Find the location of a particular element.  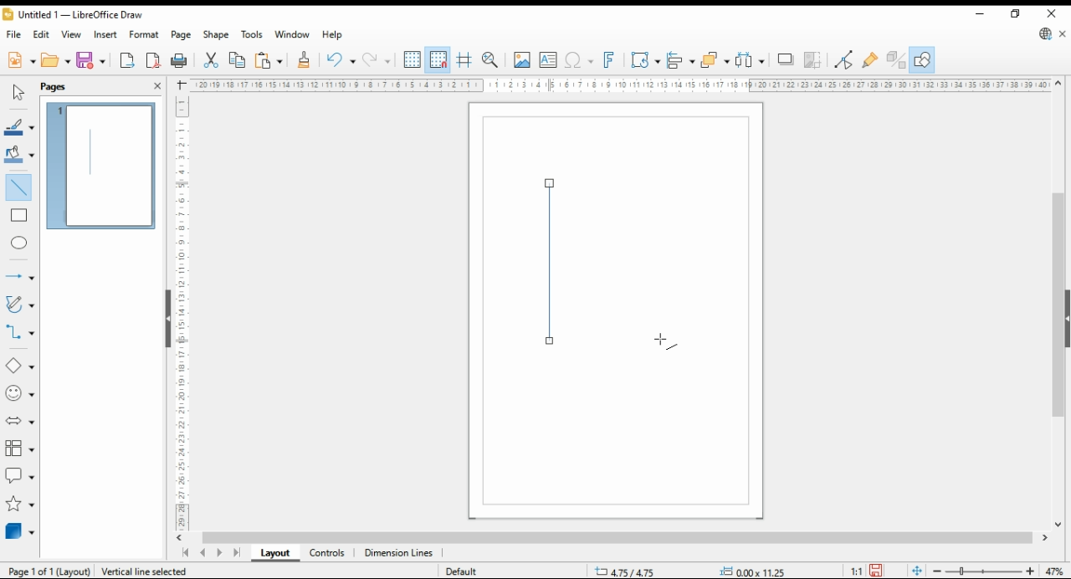

curves and polygons is located at coordinates (21, 304).